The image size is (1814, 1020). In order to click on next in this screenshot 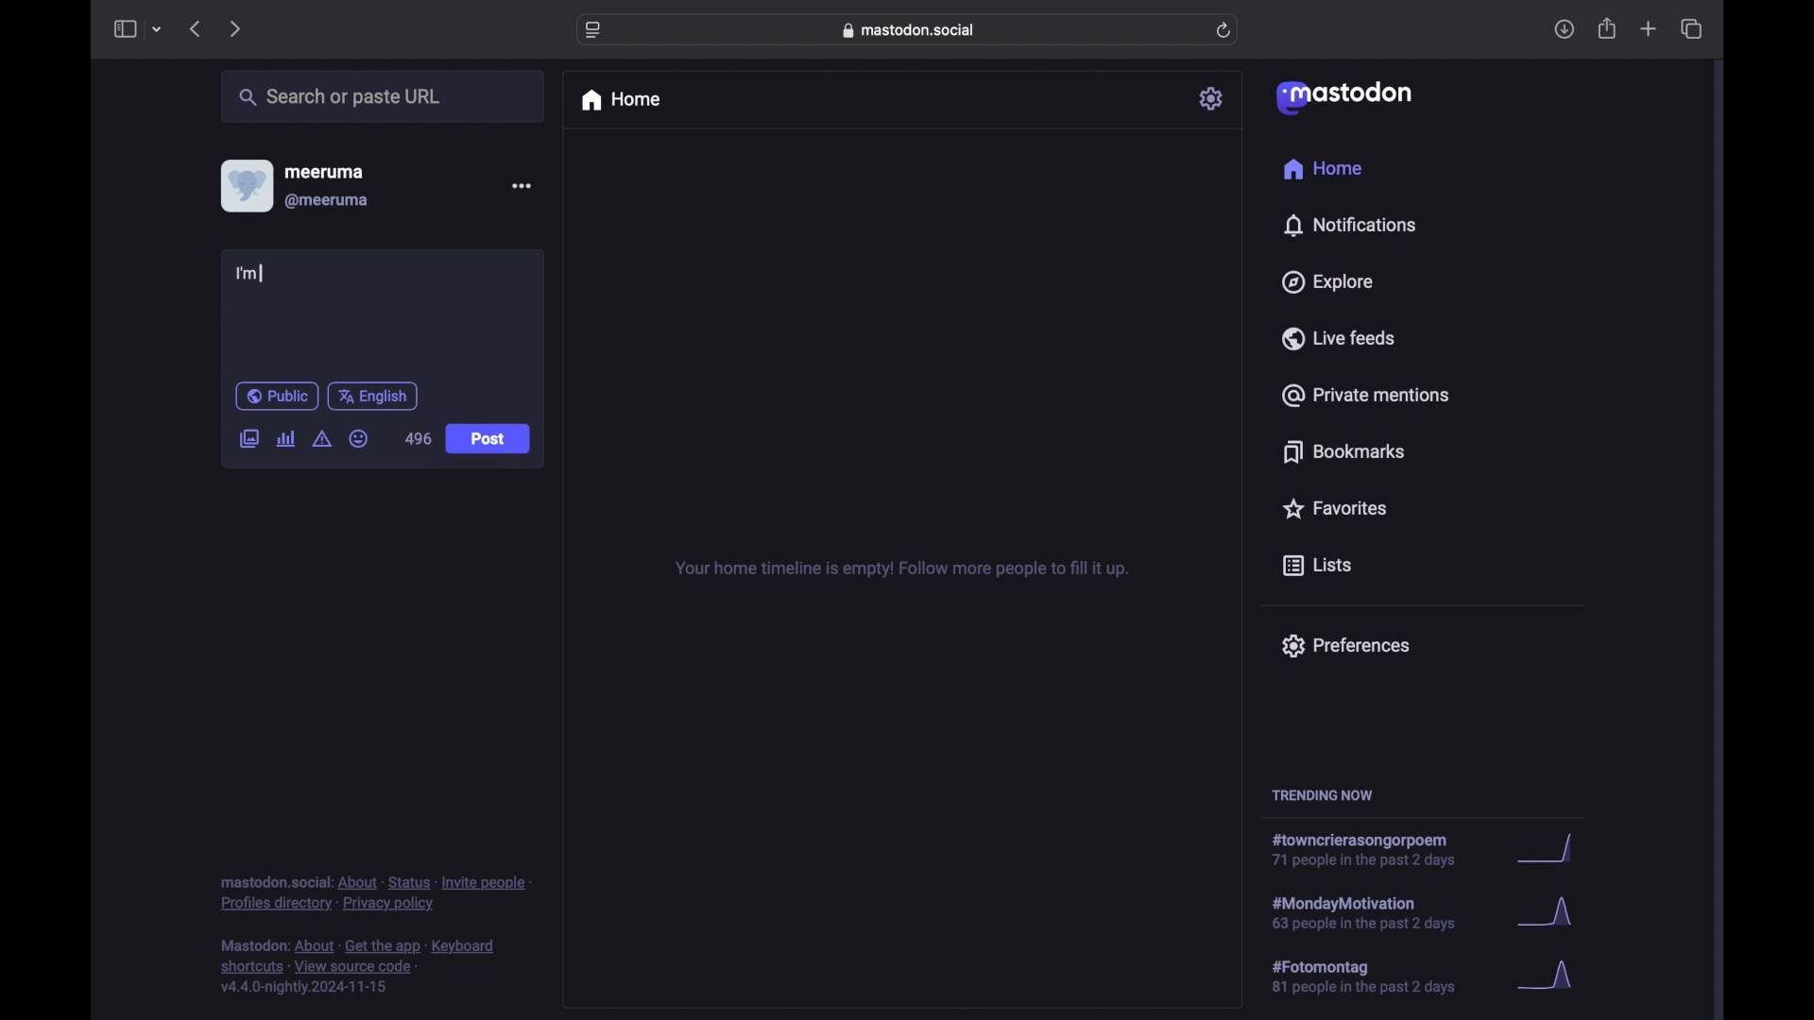, I will do `click(234, 30)`.